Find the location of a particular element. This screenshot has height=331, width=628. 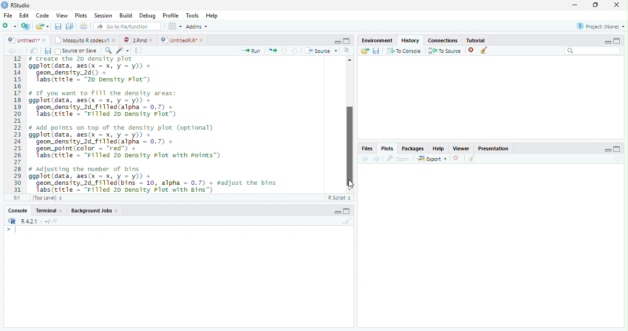

wrokspace pan is located at coordinates (174, 26).